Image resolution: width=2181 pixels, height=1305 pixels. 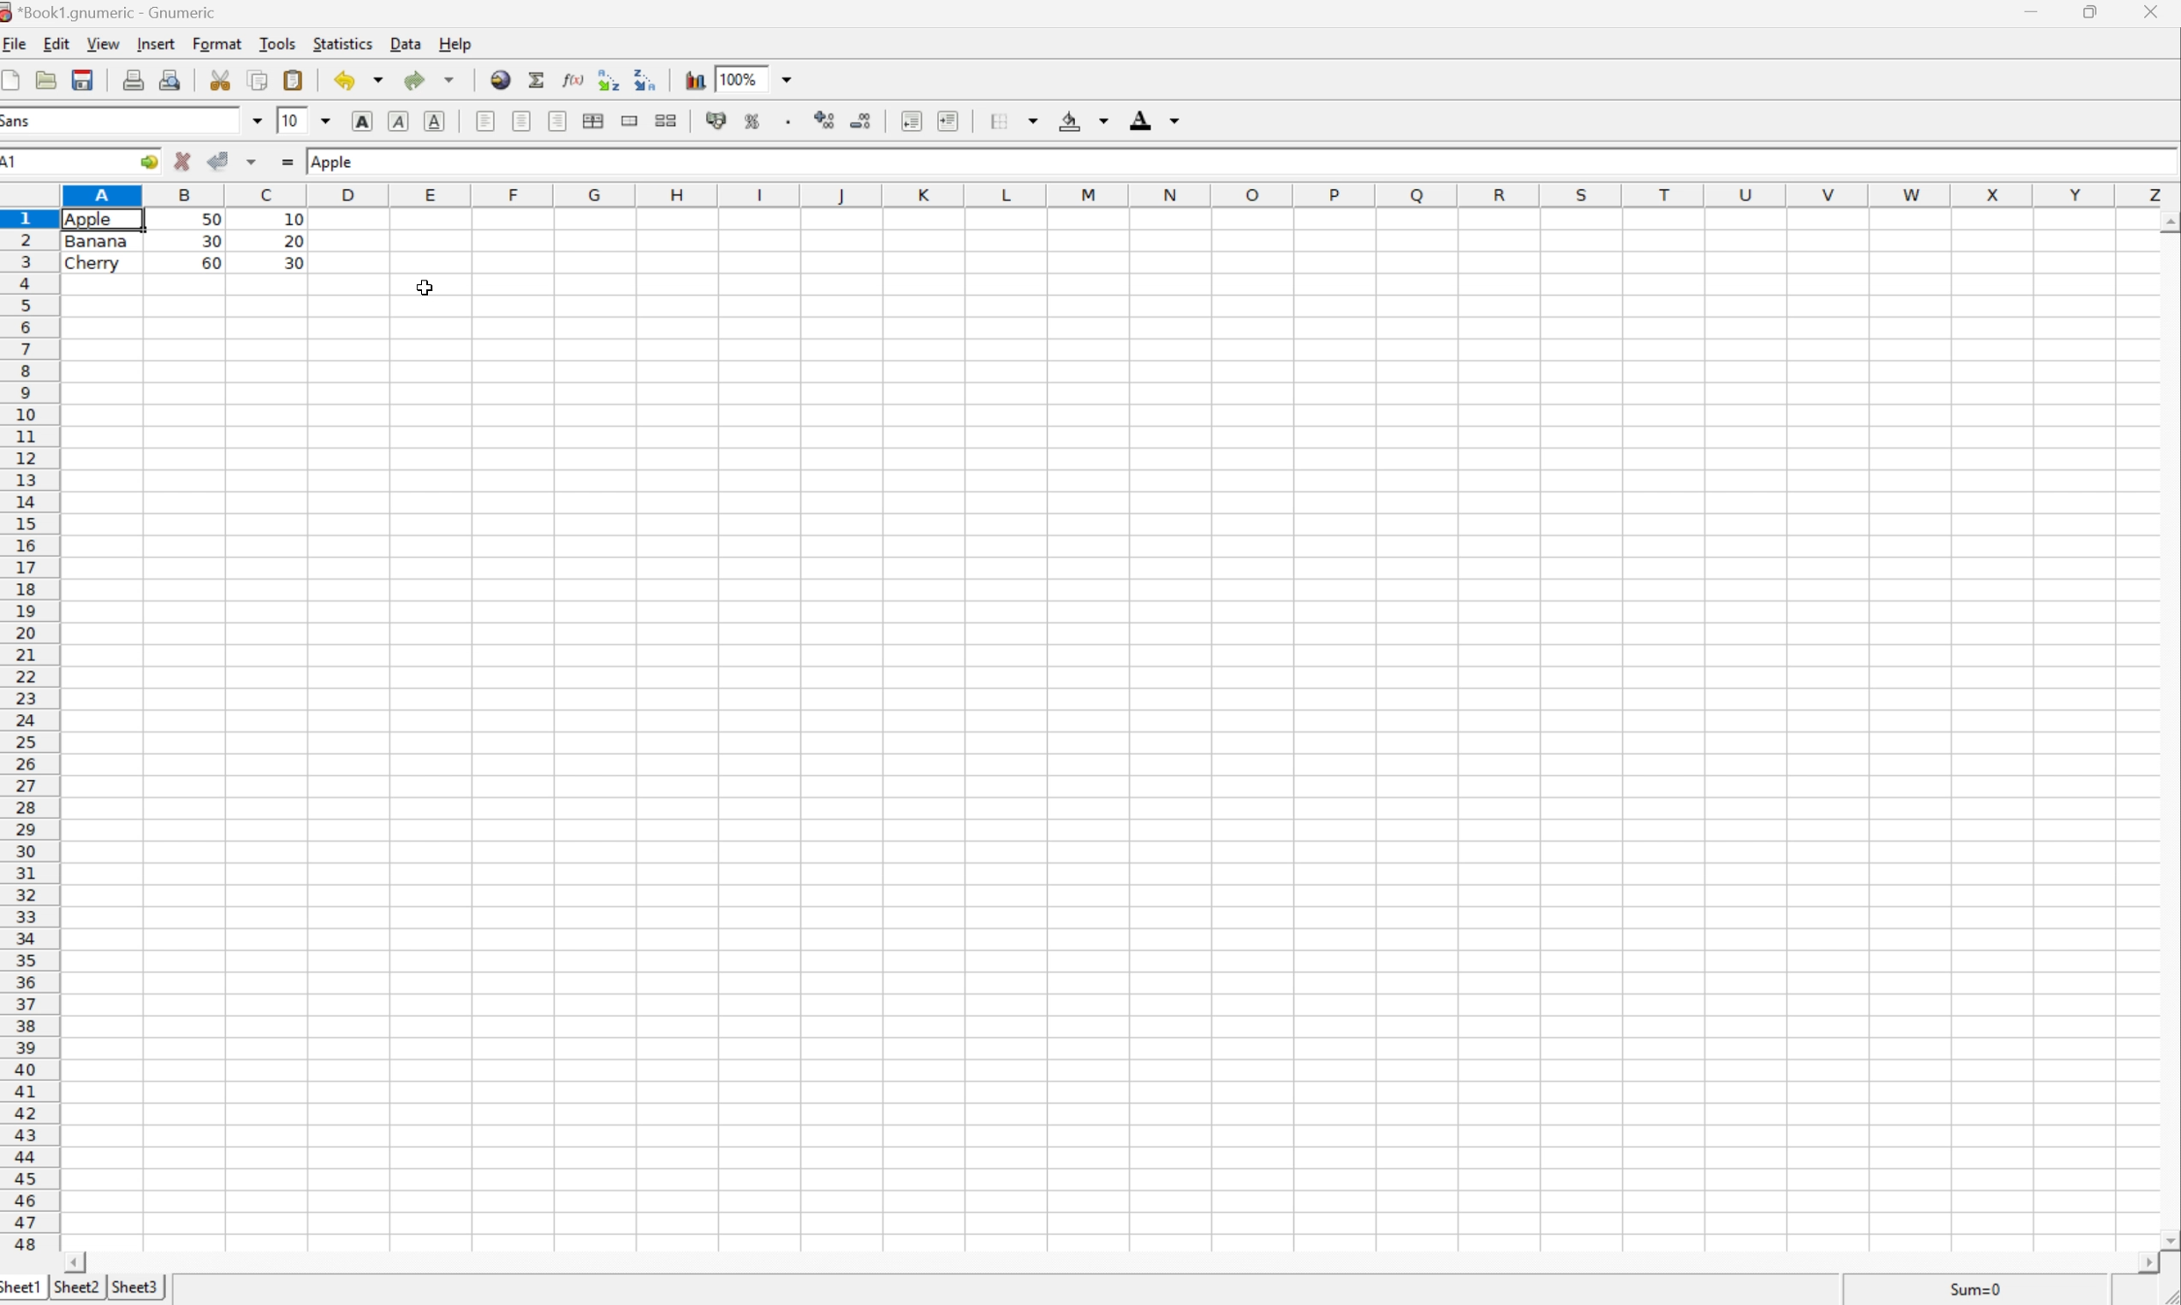 I want to click on go to, so click(x=149, y=161).